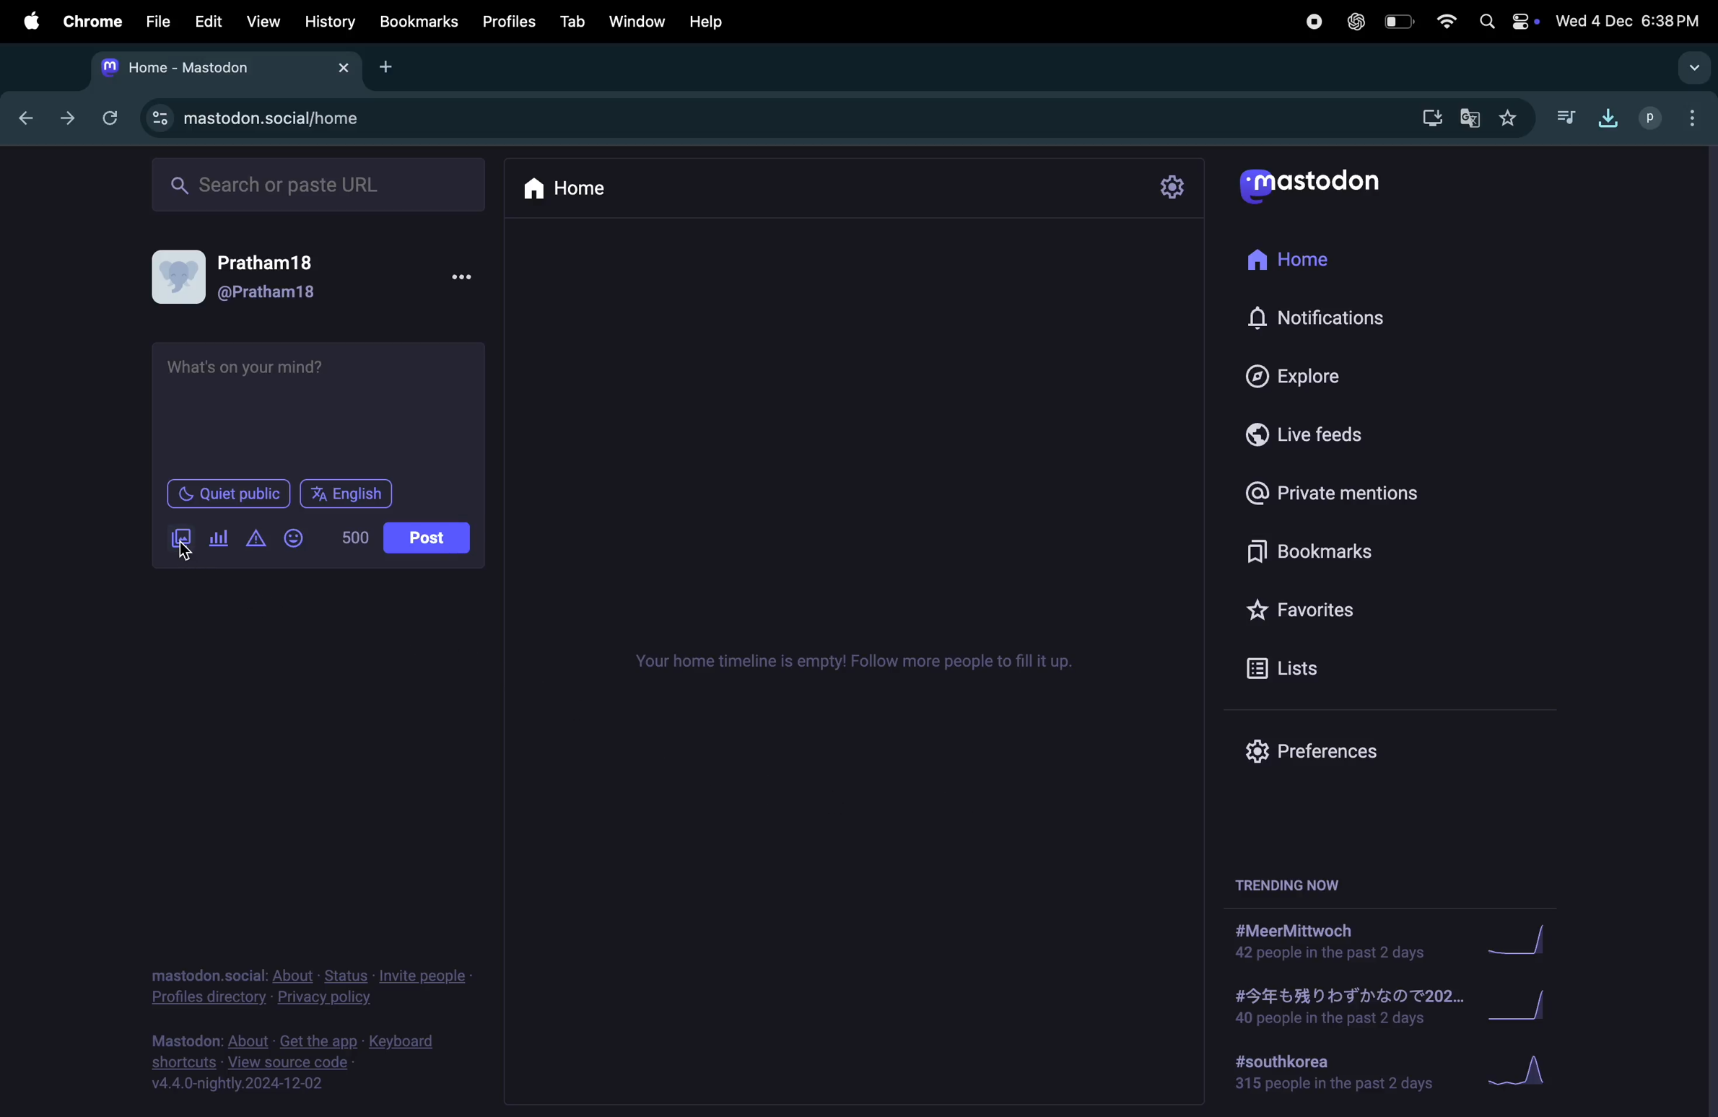  What do you see at coordinates (572, 21) in the screenshot?
I see `tab` at bounding box center [572, 21].